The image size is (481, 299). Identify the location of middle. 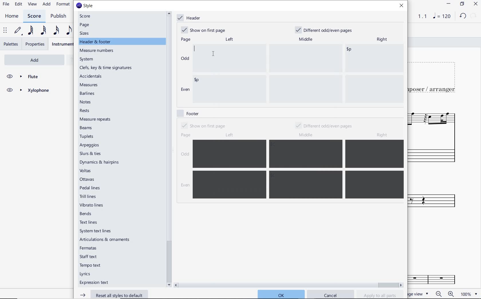
(306, 38).